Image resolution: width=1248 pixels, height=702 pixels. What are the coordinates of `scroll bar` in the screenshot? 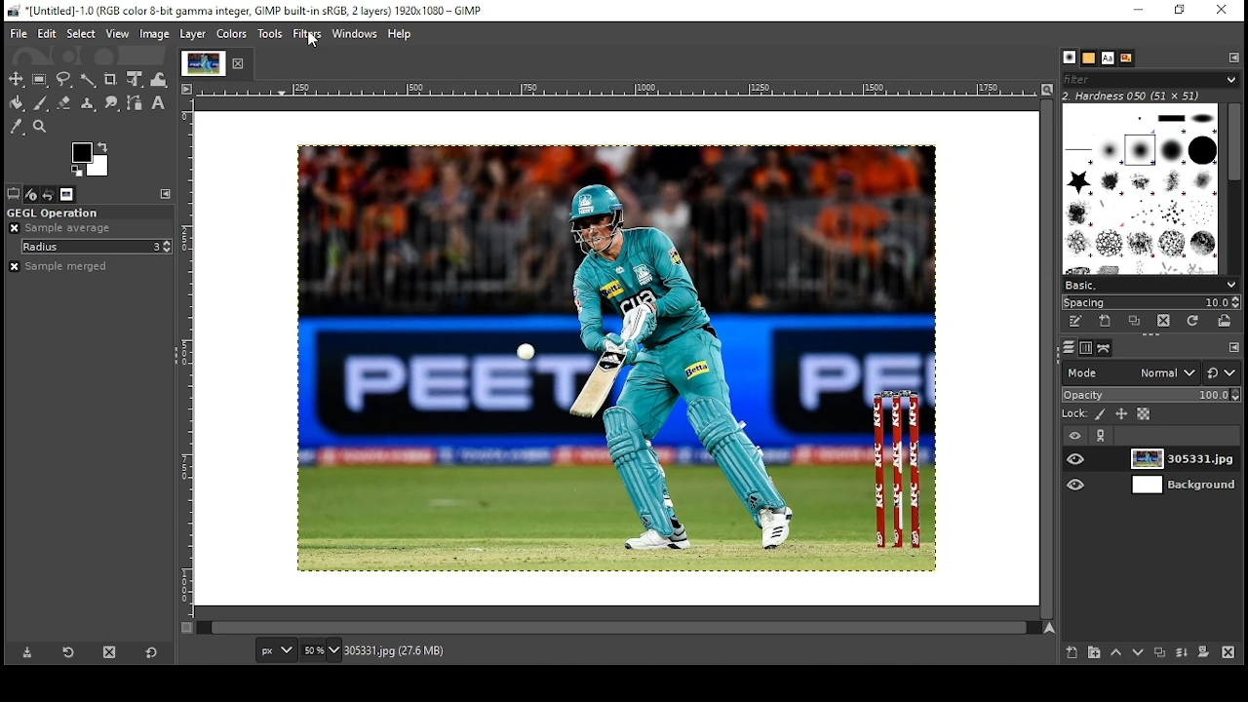 It's located at (617, 629).